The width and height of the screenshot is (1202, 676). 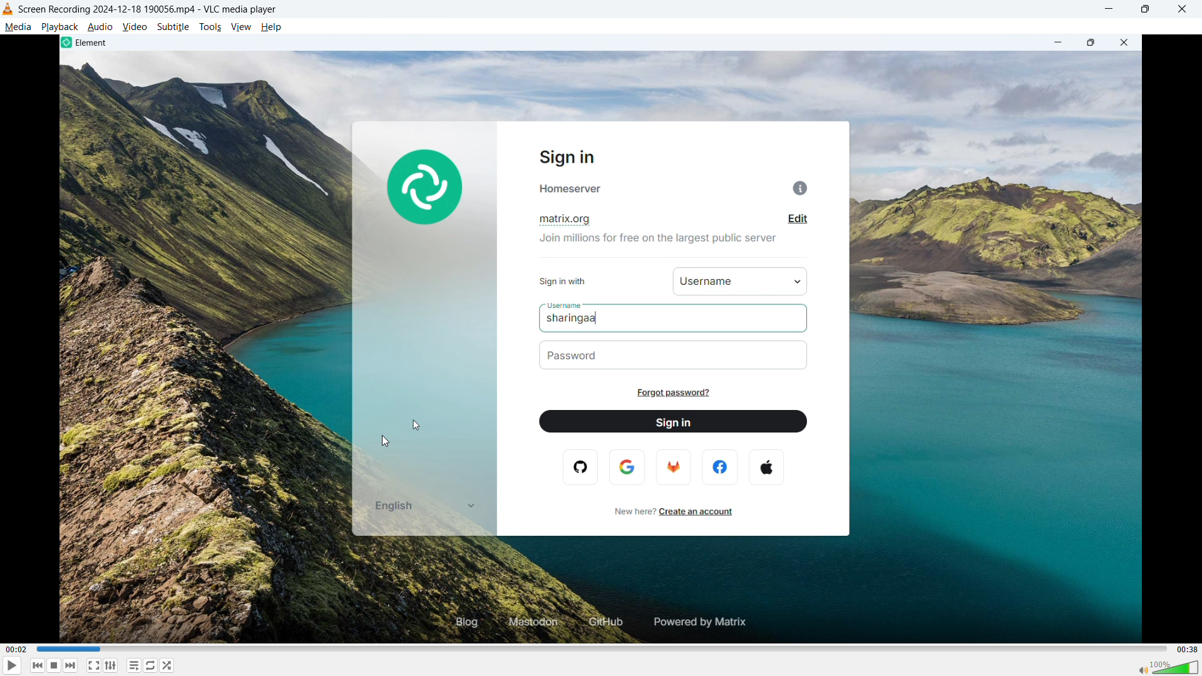 What do you see at coordinates (674, 468) in the screenshot?
I see `GitLab` at bounding box center [674, 468].